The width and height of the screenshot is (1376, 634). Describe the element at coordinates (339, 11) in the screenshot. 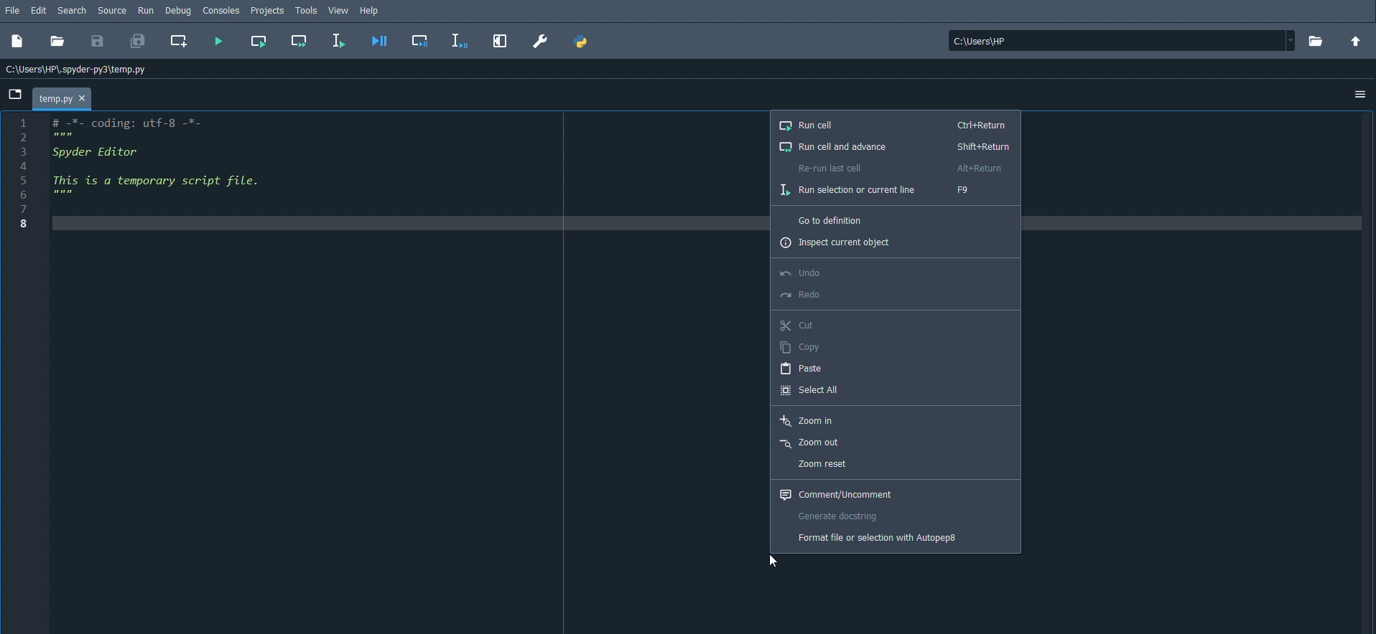

I see `View` at that location.